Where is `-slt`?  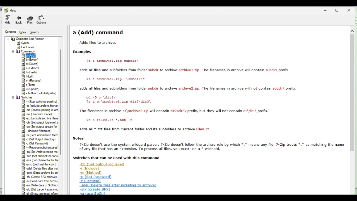 -slt is located at coordinates (40, 193).